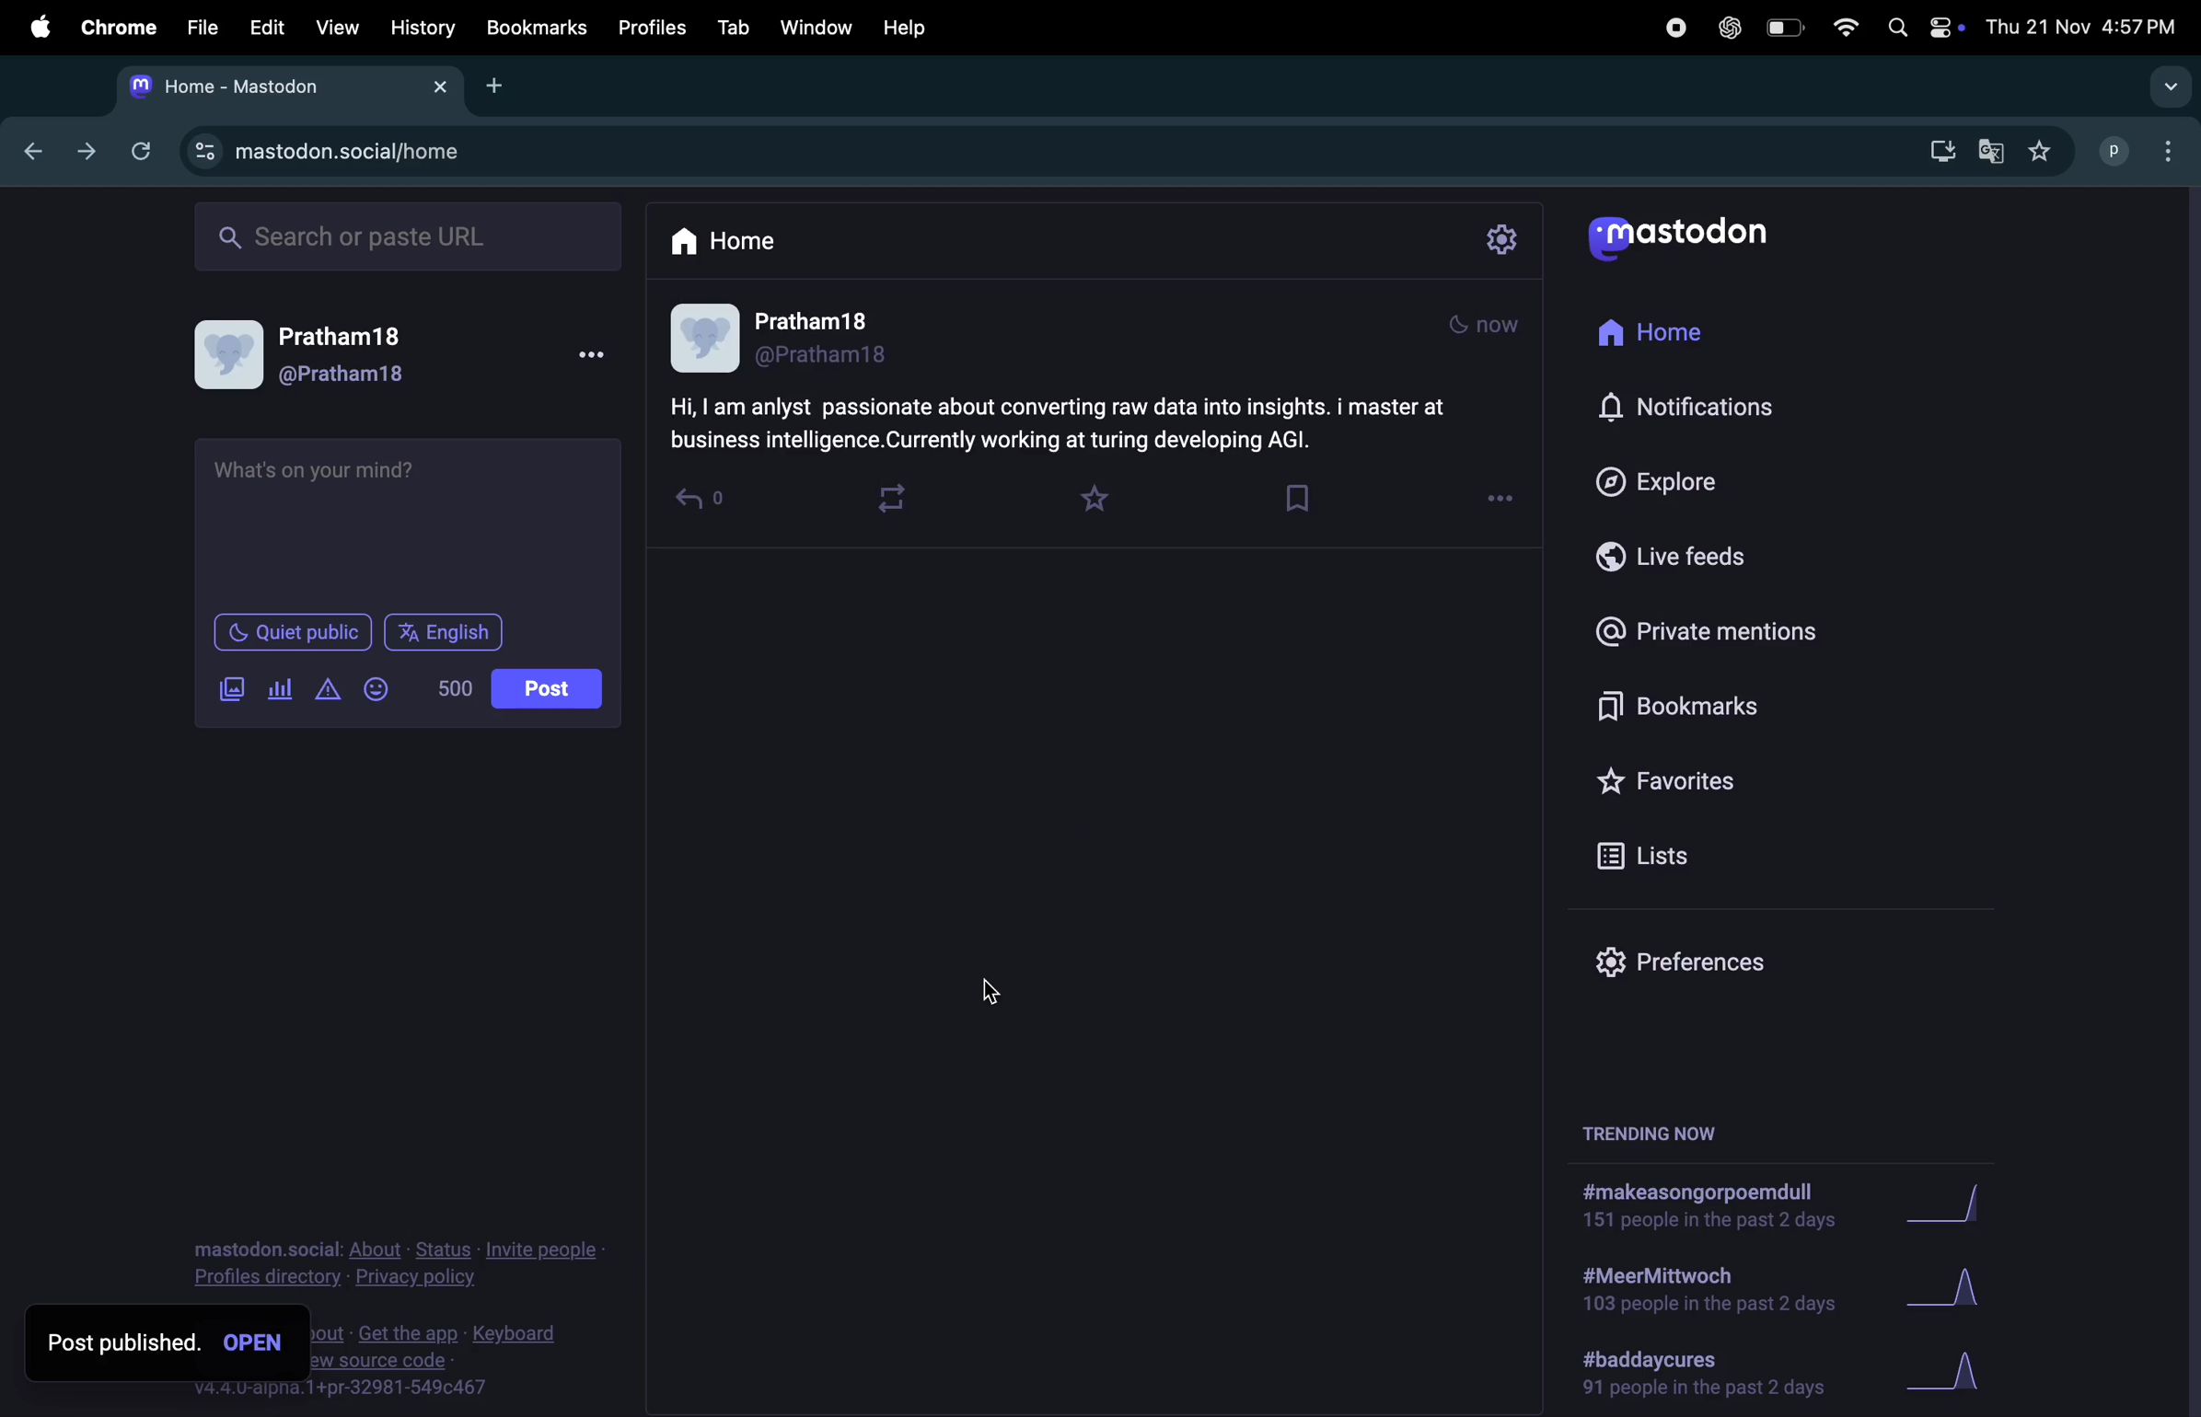  What do you see at coordinates (1507, 497) in the screenshot?
I see `options` at bounding box center [1507, 497].